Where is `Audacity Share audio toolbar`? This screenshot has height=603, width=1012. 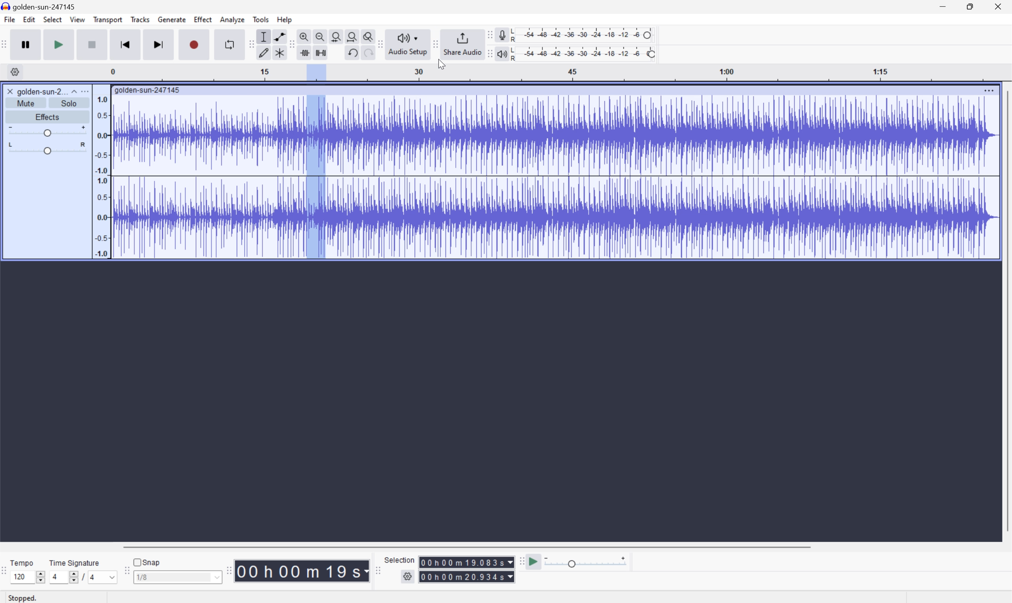
Audacity Share audio toolbar is located at coordinates (436, 43).